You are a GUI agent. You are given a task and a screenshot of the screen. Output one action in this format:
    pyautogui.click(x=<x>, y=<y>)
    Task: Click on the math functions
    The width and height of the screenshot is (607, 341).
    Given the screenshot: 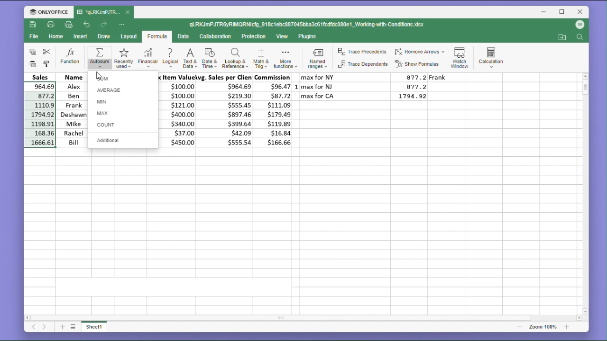 What is the action you would take?
    pyautogui.click(x=285, y=59)
    